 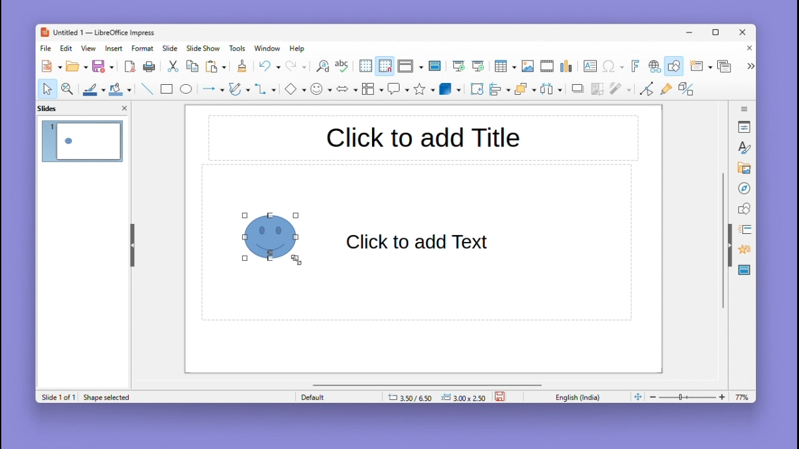 What do you see at coordinates (67, 48) in the screenshot?
I see `Edit` at bounding box center [67, 48].